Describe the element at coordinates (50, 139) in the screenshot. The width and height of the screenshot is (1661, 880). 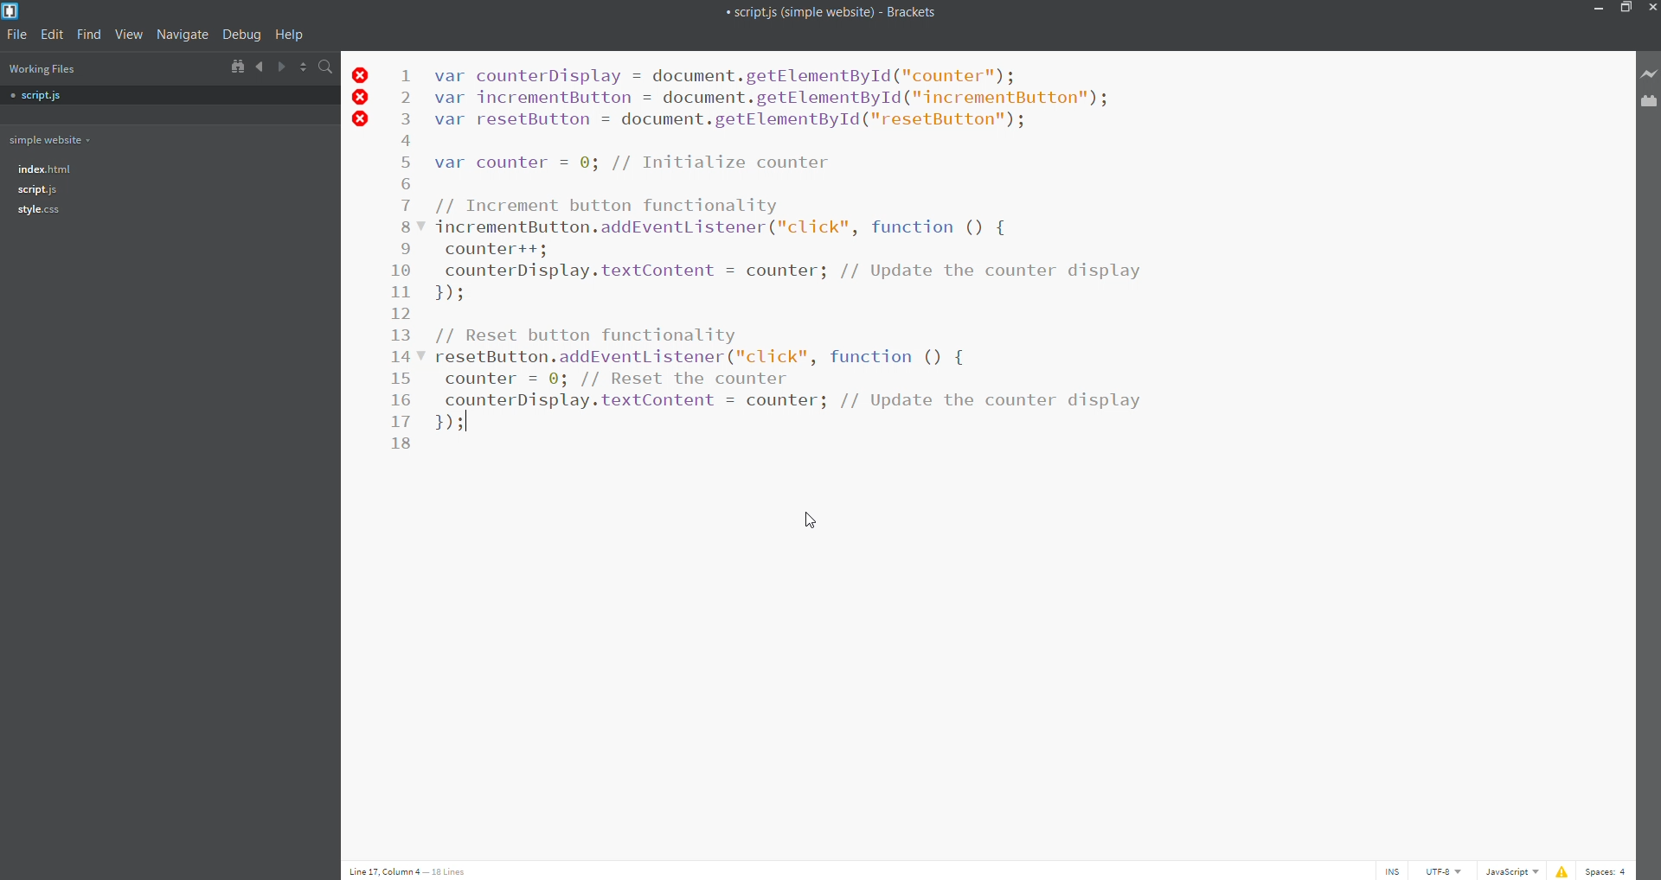
I see `working folder` at that location.